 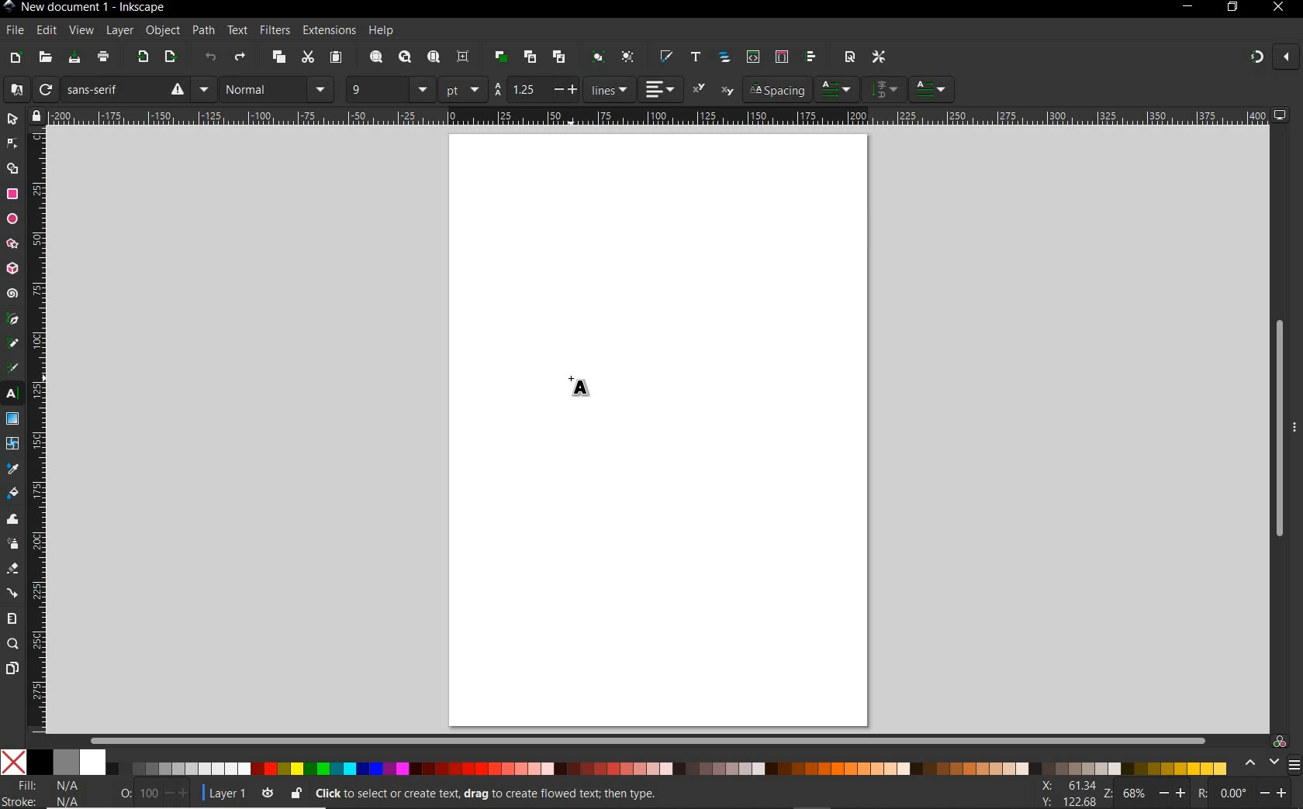 I want to click on allignment, so click(x=661, y=89).